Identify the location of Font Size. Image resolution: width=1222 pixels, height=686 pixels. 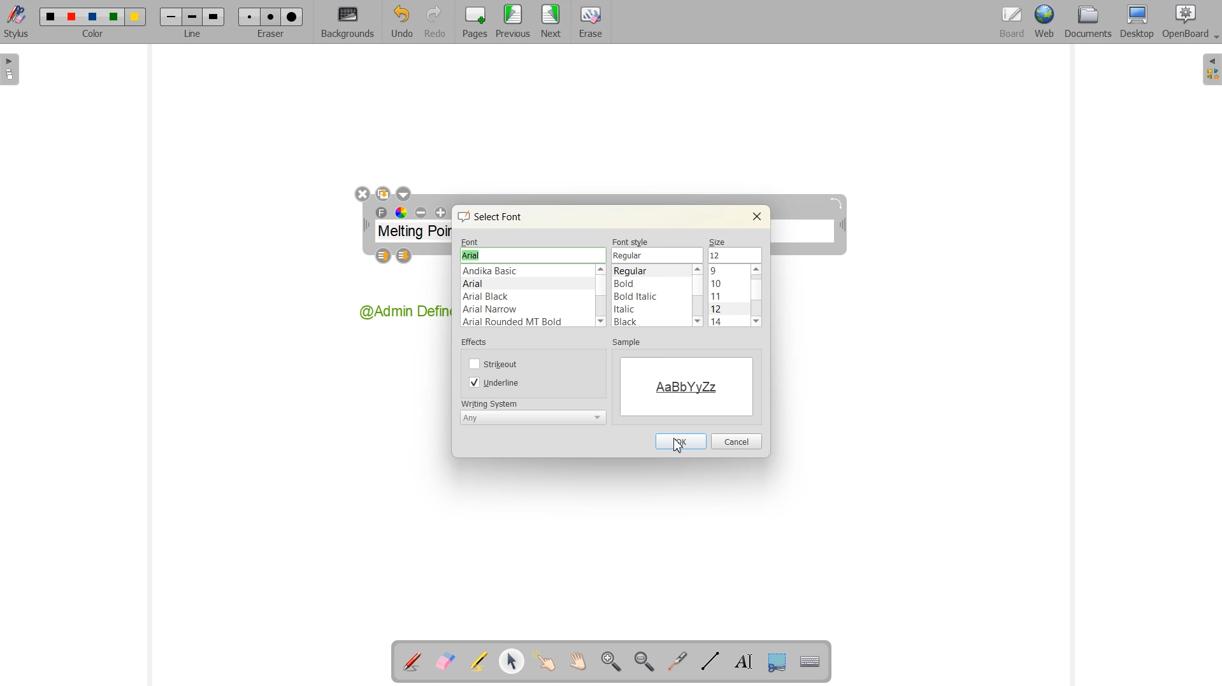
(734, 255).